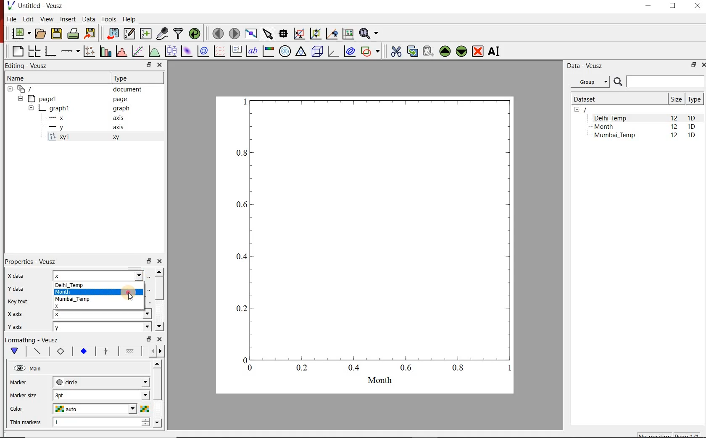 This screenshot has height=438, width=706. I want to click on scrollbar, so click(159, 300).